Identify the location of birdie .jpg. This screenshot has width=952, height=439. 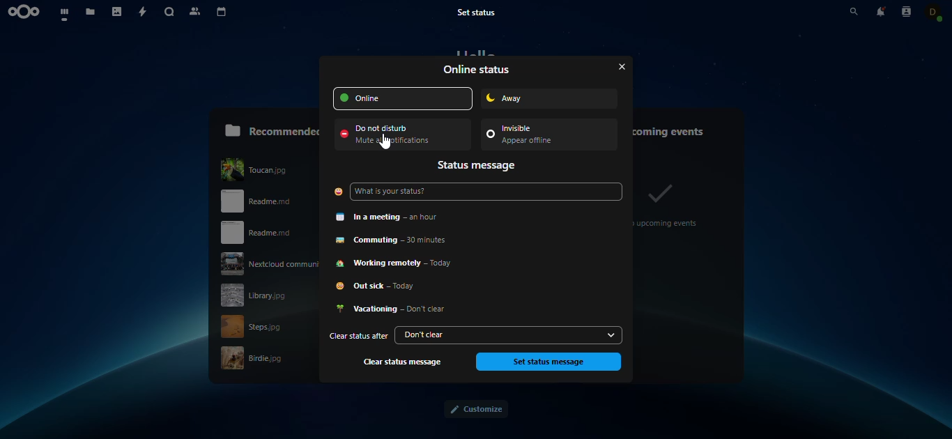
(282, 358).